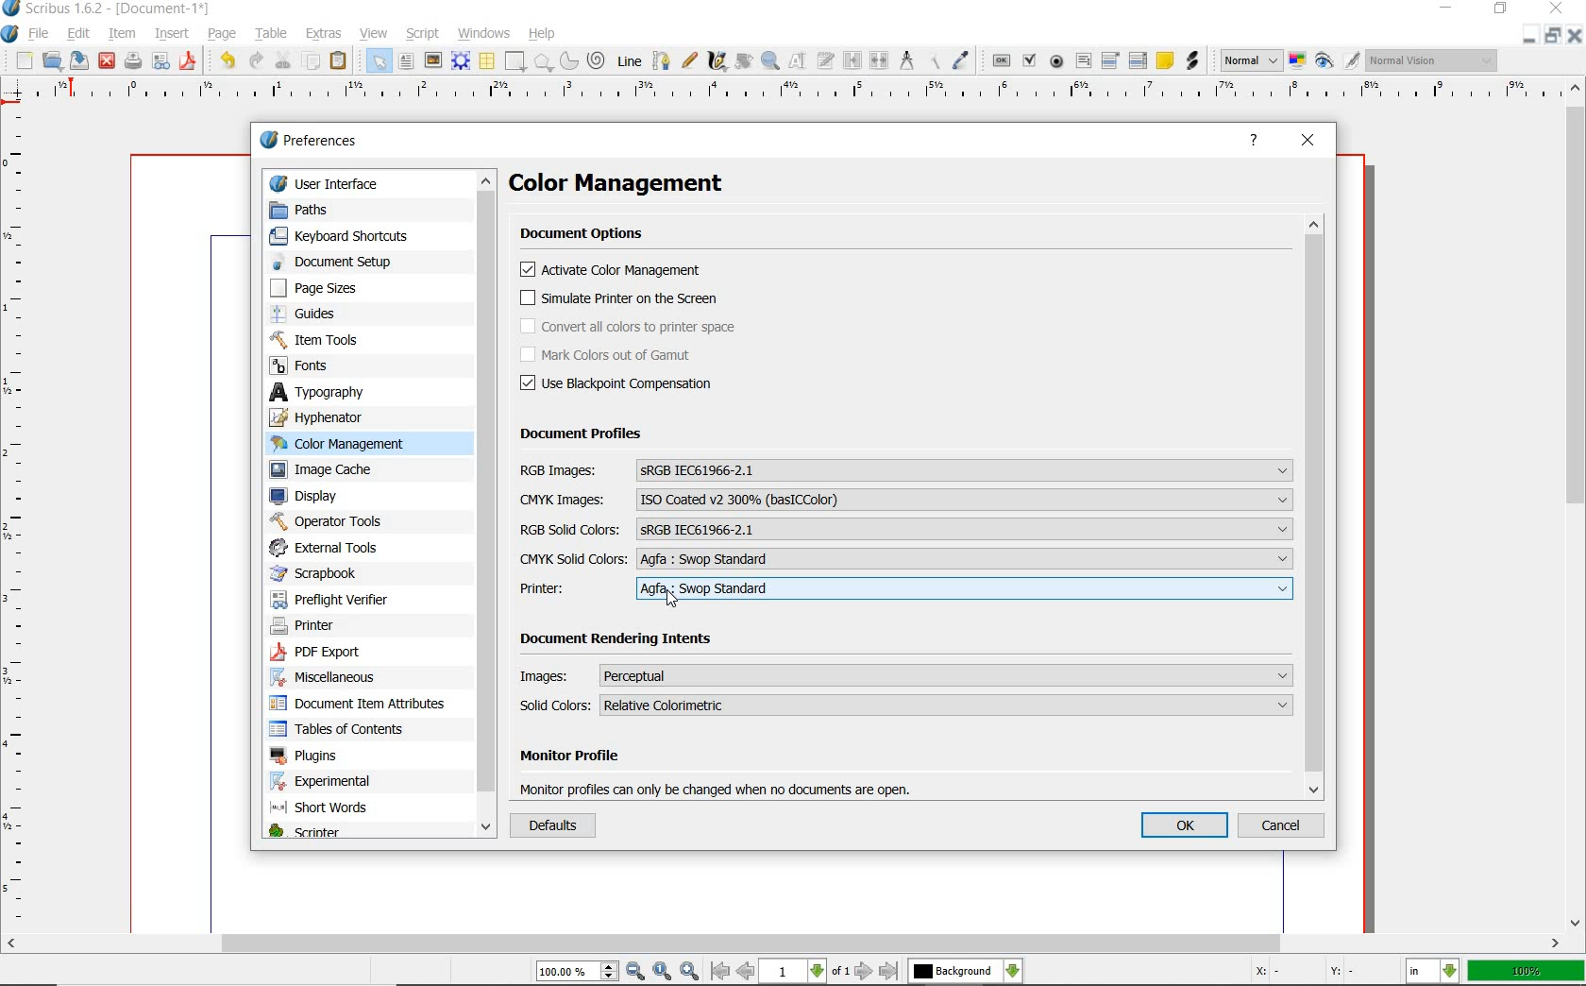 This screenshot has height=986, width=1586. What do you see at coordinates (631, 60) in the screenshot?
I see `line` at bounding box center [631, 60].